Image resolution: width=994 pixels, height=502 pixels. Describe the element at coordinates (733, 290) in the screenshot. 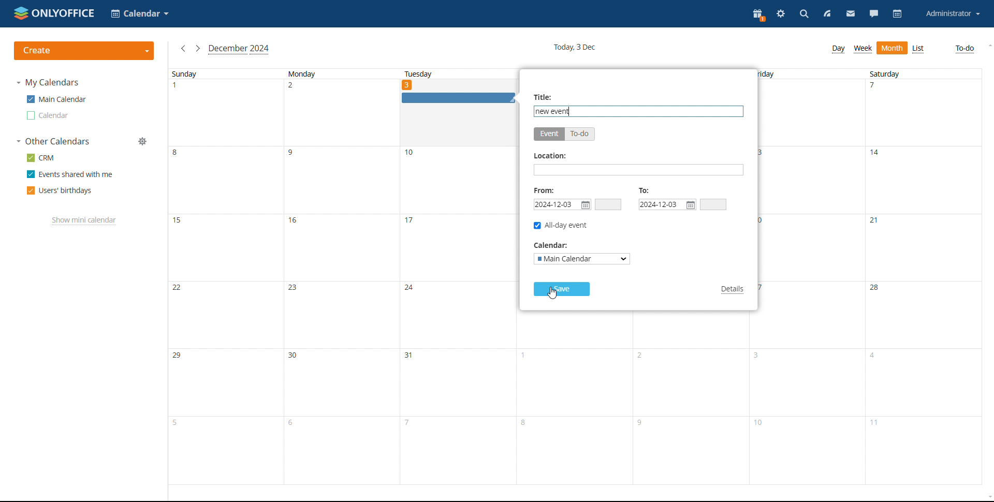

I see `details` at that location.